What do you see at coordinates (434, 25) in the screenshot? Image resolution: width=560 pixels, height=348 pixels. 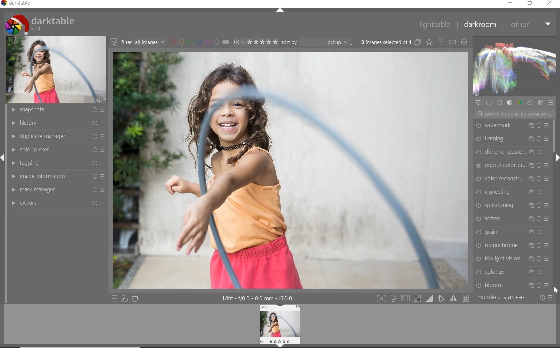 I see `lighttable` at bounding box center [434, 25].